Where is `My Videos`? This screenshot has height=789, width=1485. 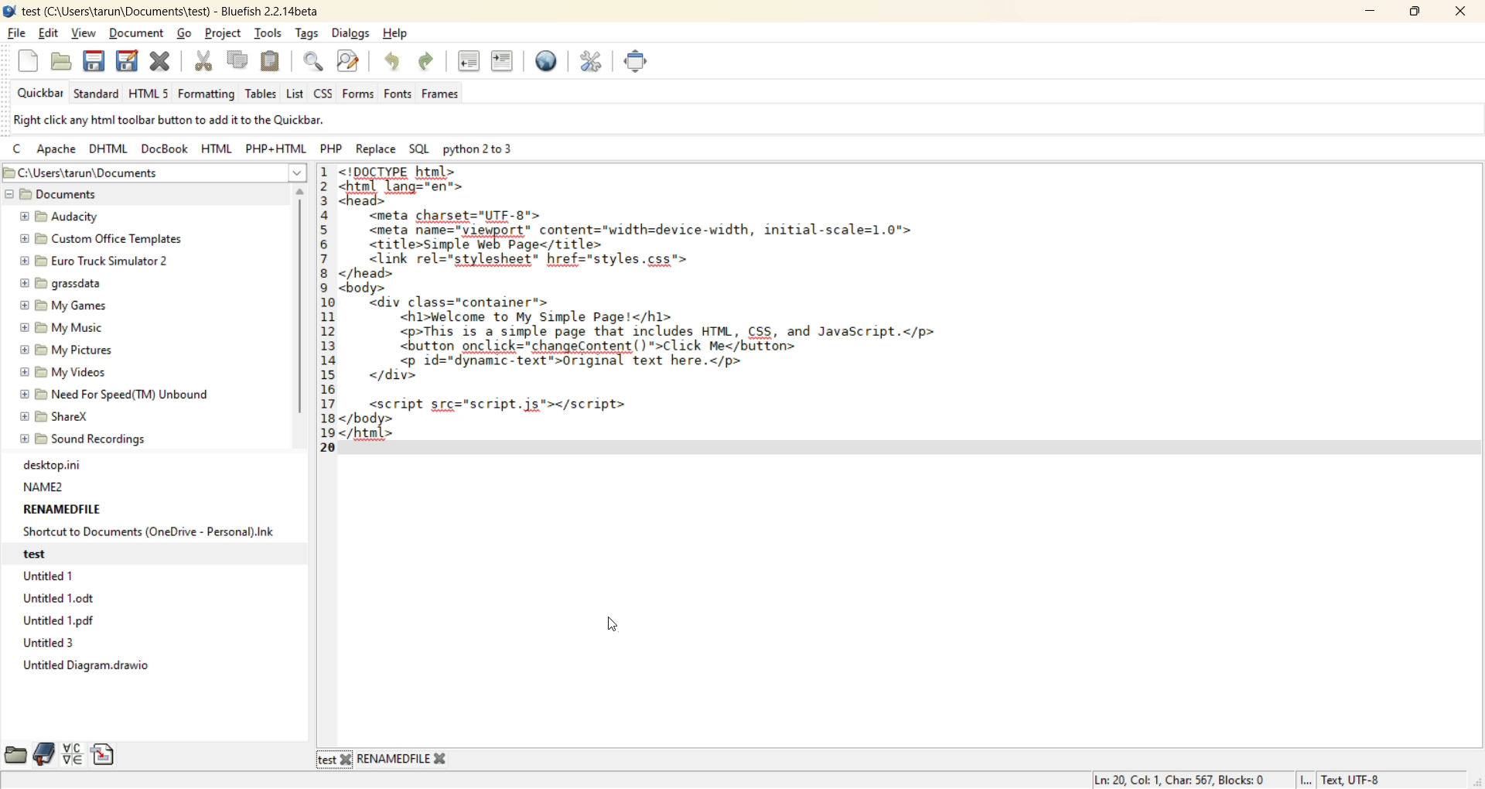
My Videos is located at coordinates (59, 371).